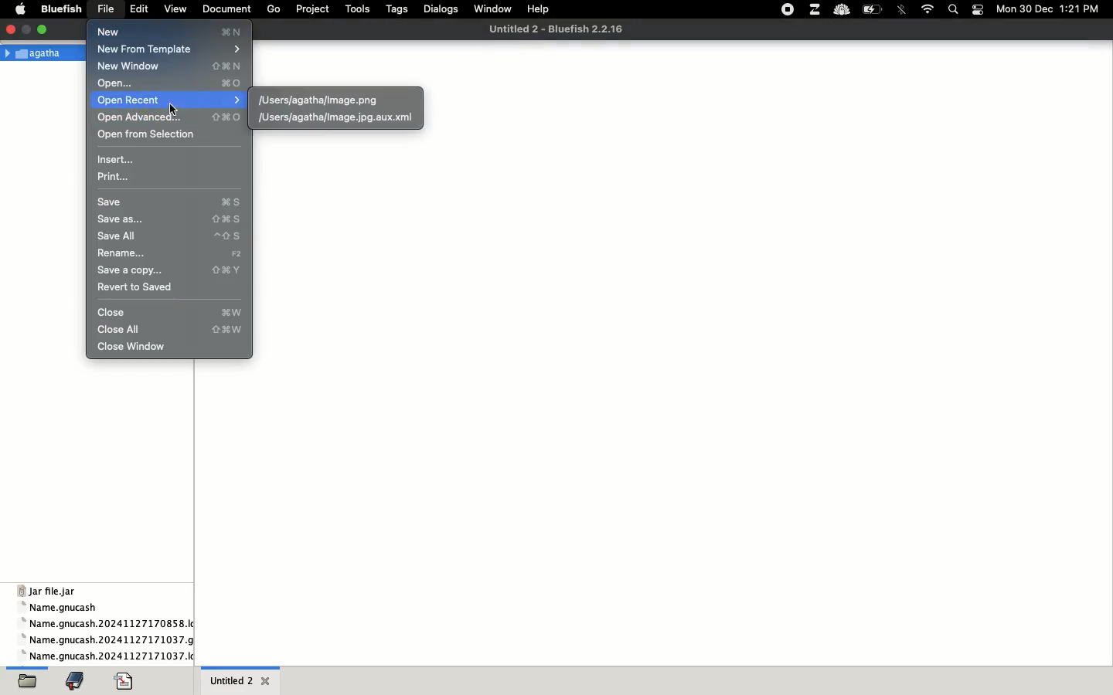 Image resolution: width=1113 pixels, height=695 pixels. Describe the element at coordinates (134, 347) in the screenshot. I see `close window` at that location.